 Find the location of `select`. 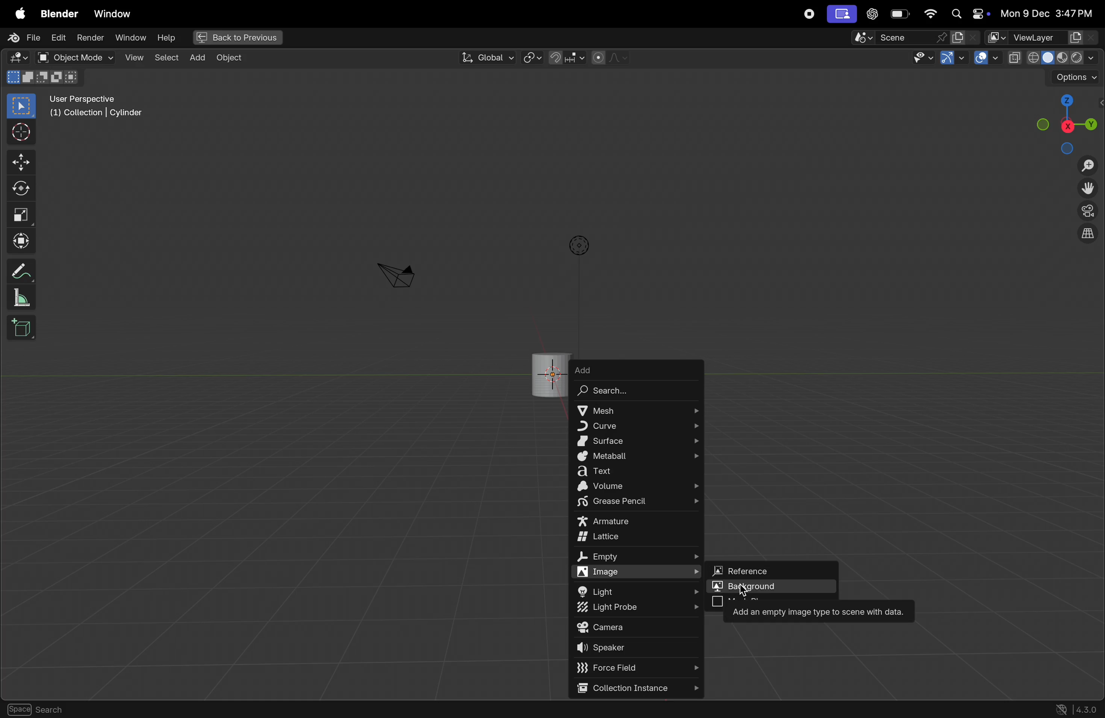

select is located at coordinates (24, 709).